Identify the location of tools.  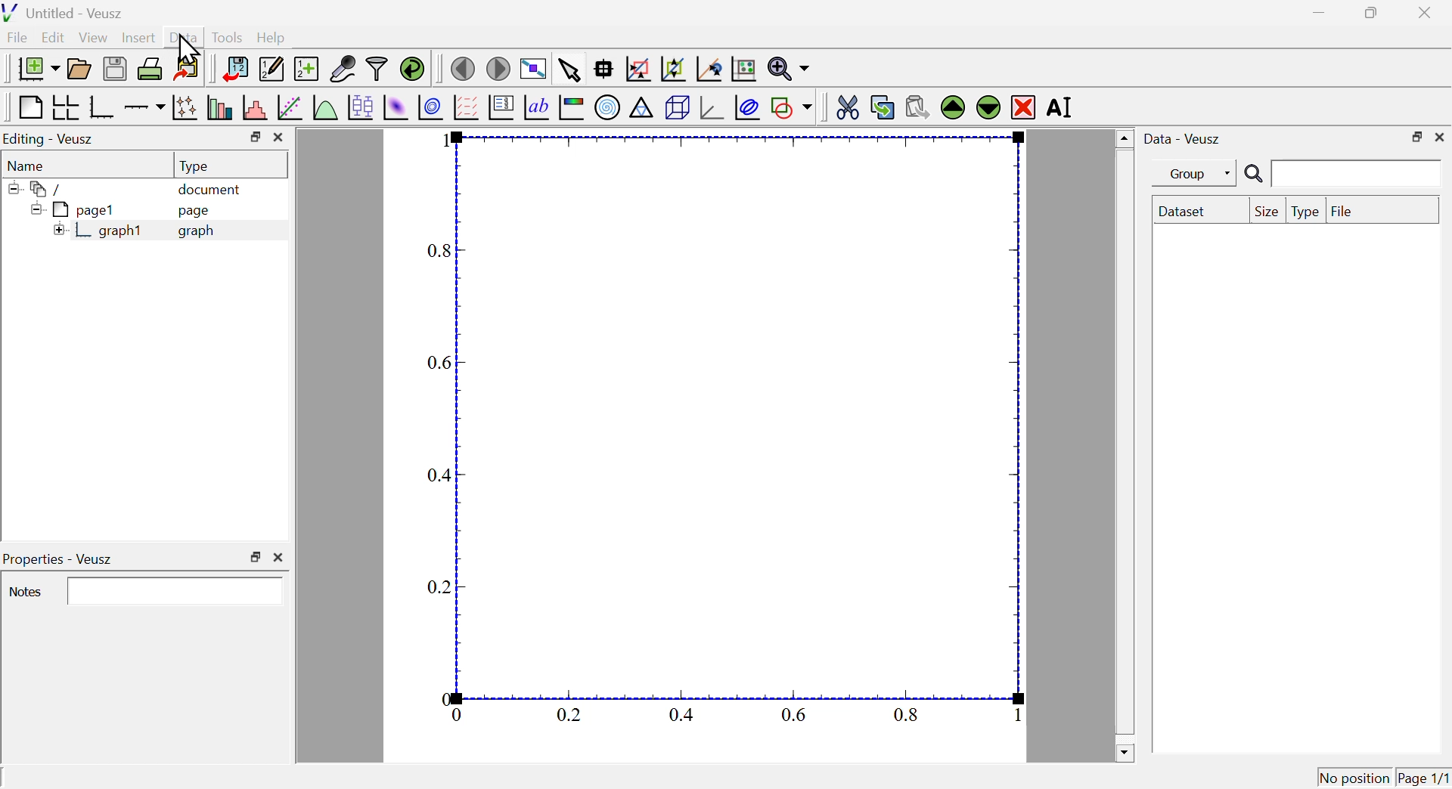
(228, 36).